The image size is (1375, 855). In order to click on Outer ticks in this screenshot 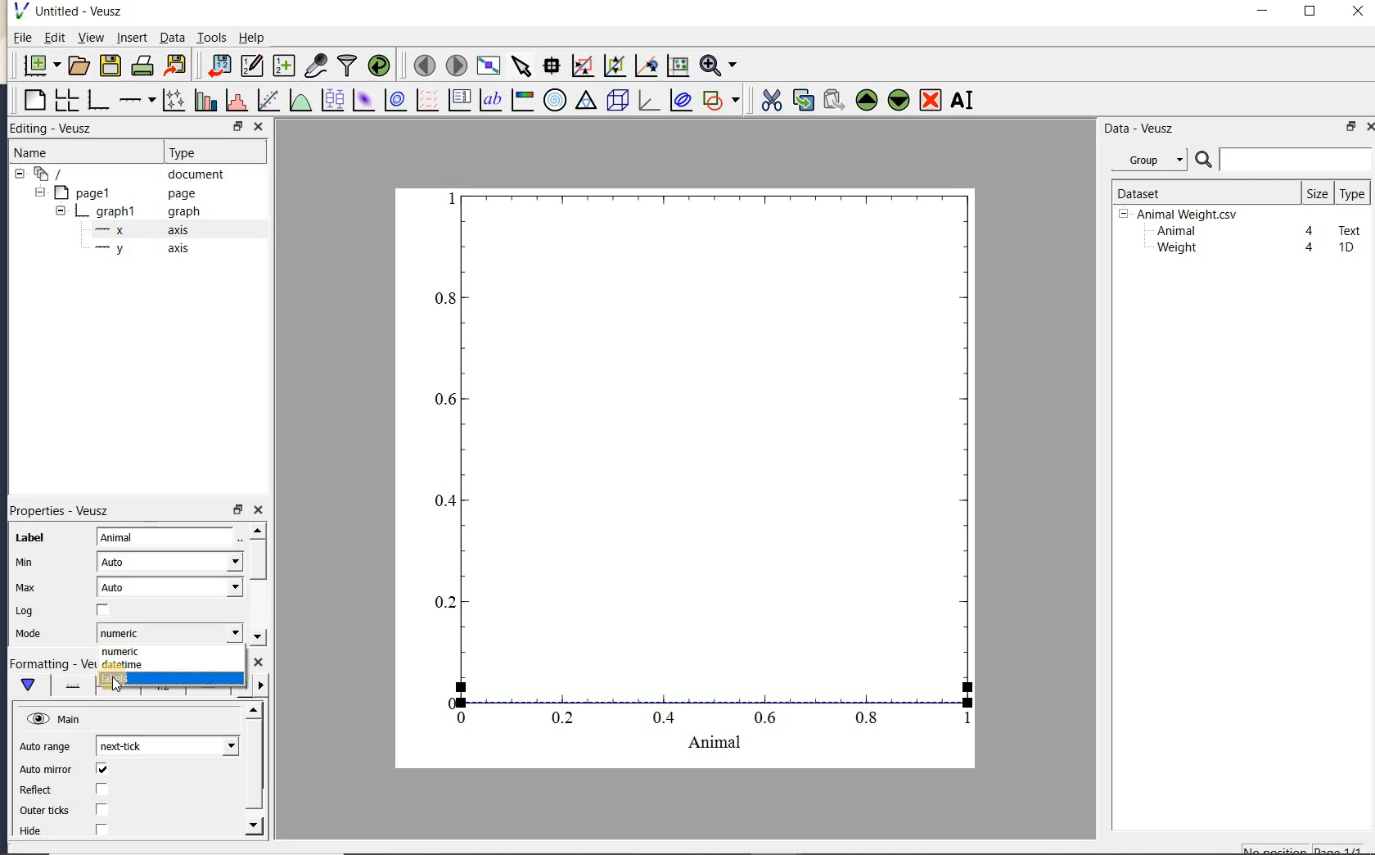, I will do `click(47, 810)`.